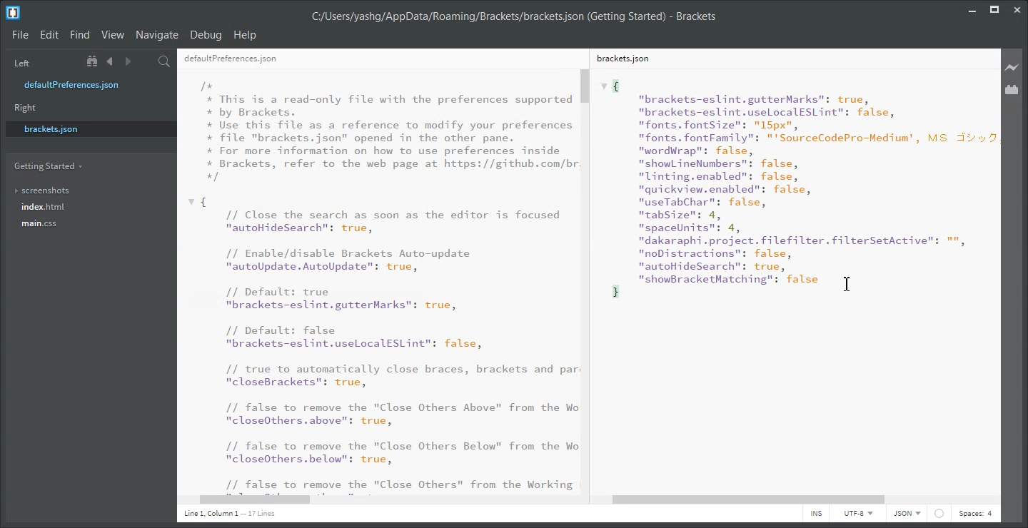 The image size is (1028, 528). I want to click on Extension Manager, so click(1012, 89).